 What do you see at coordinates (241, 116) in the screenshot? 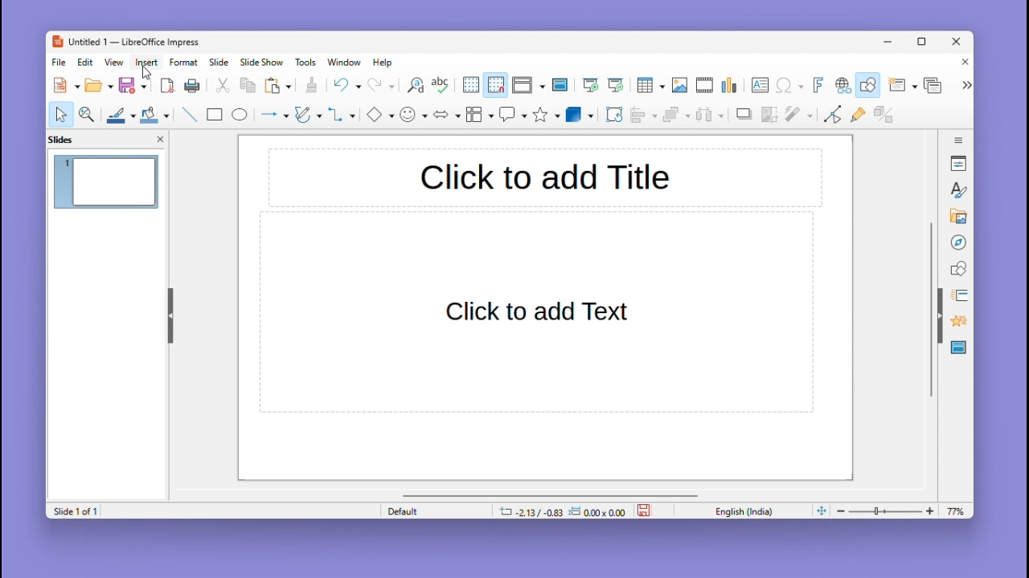
I see `Circle` at bounding box center [241, 116].